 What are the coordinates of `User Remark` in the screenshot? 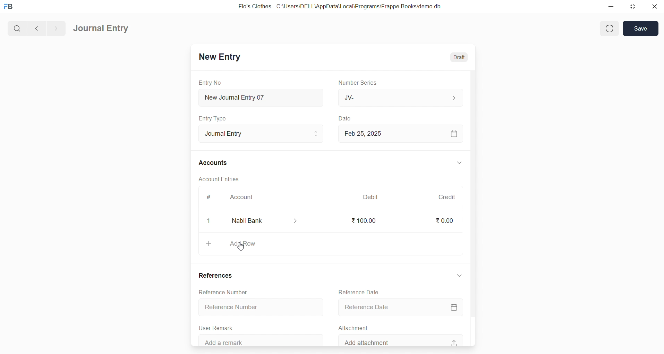 It's located at (218, 327).